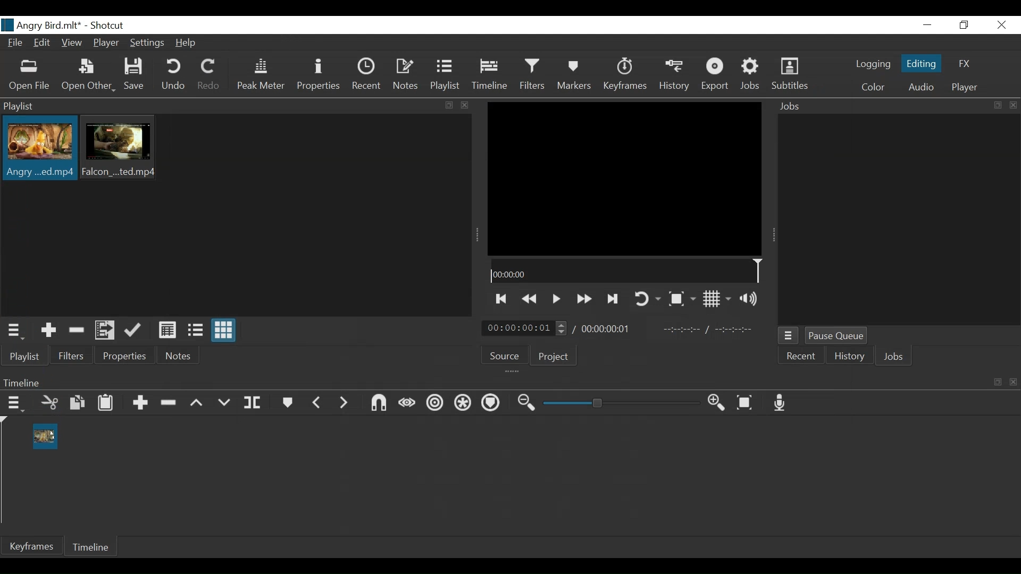 The width and height of the screenshot is (1021, 574). What do you see at coordinates (899, 221) in the screenshot?
I see `Jobs Panel` at bounding box center [899, 221].